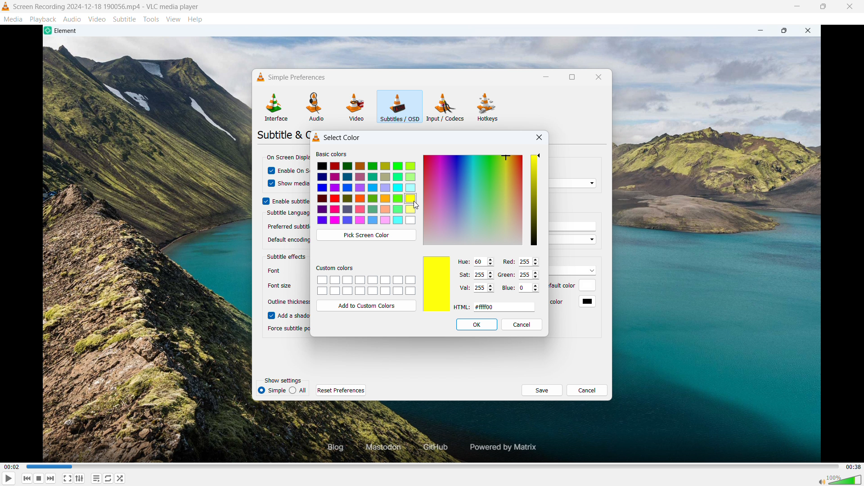 This screenshot has width=864, height=486. I want to click on Help , so click(195, 19).